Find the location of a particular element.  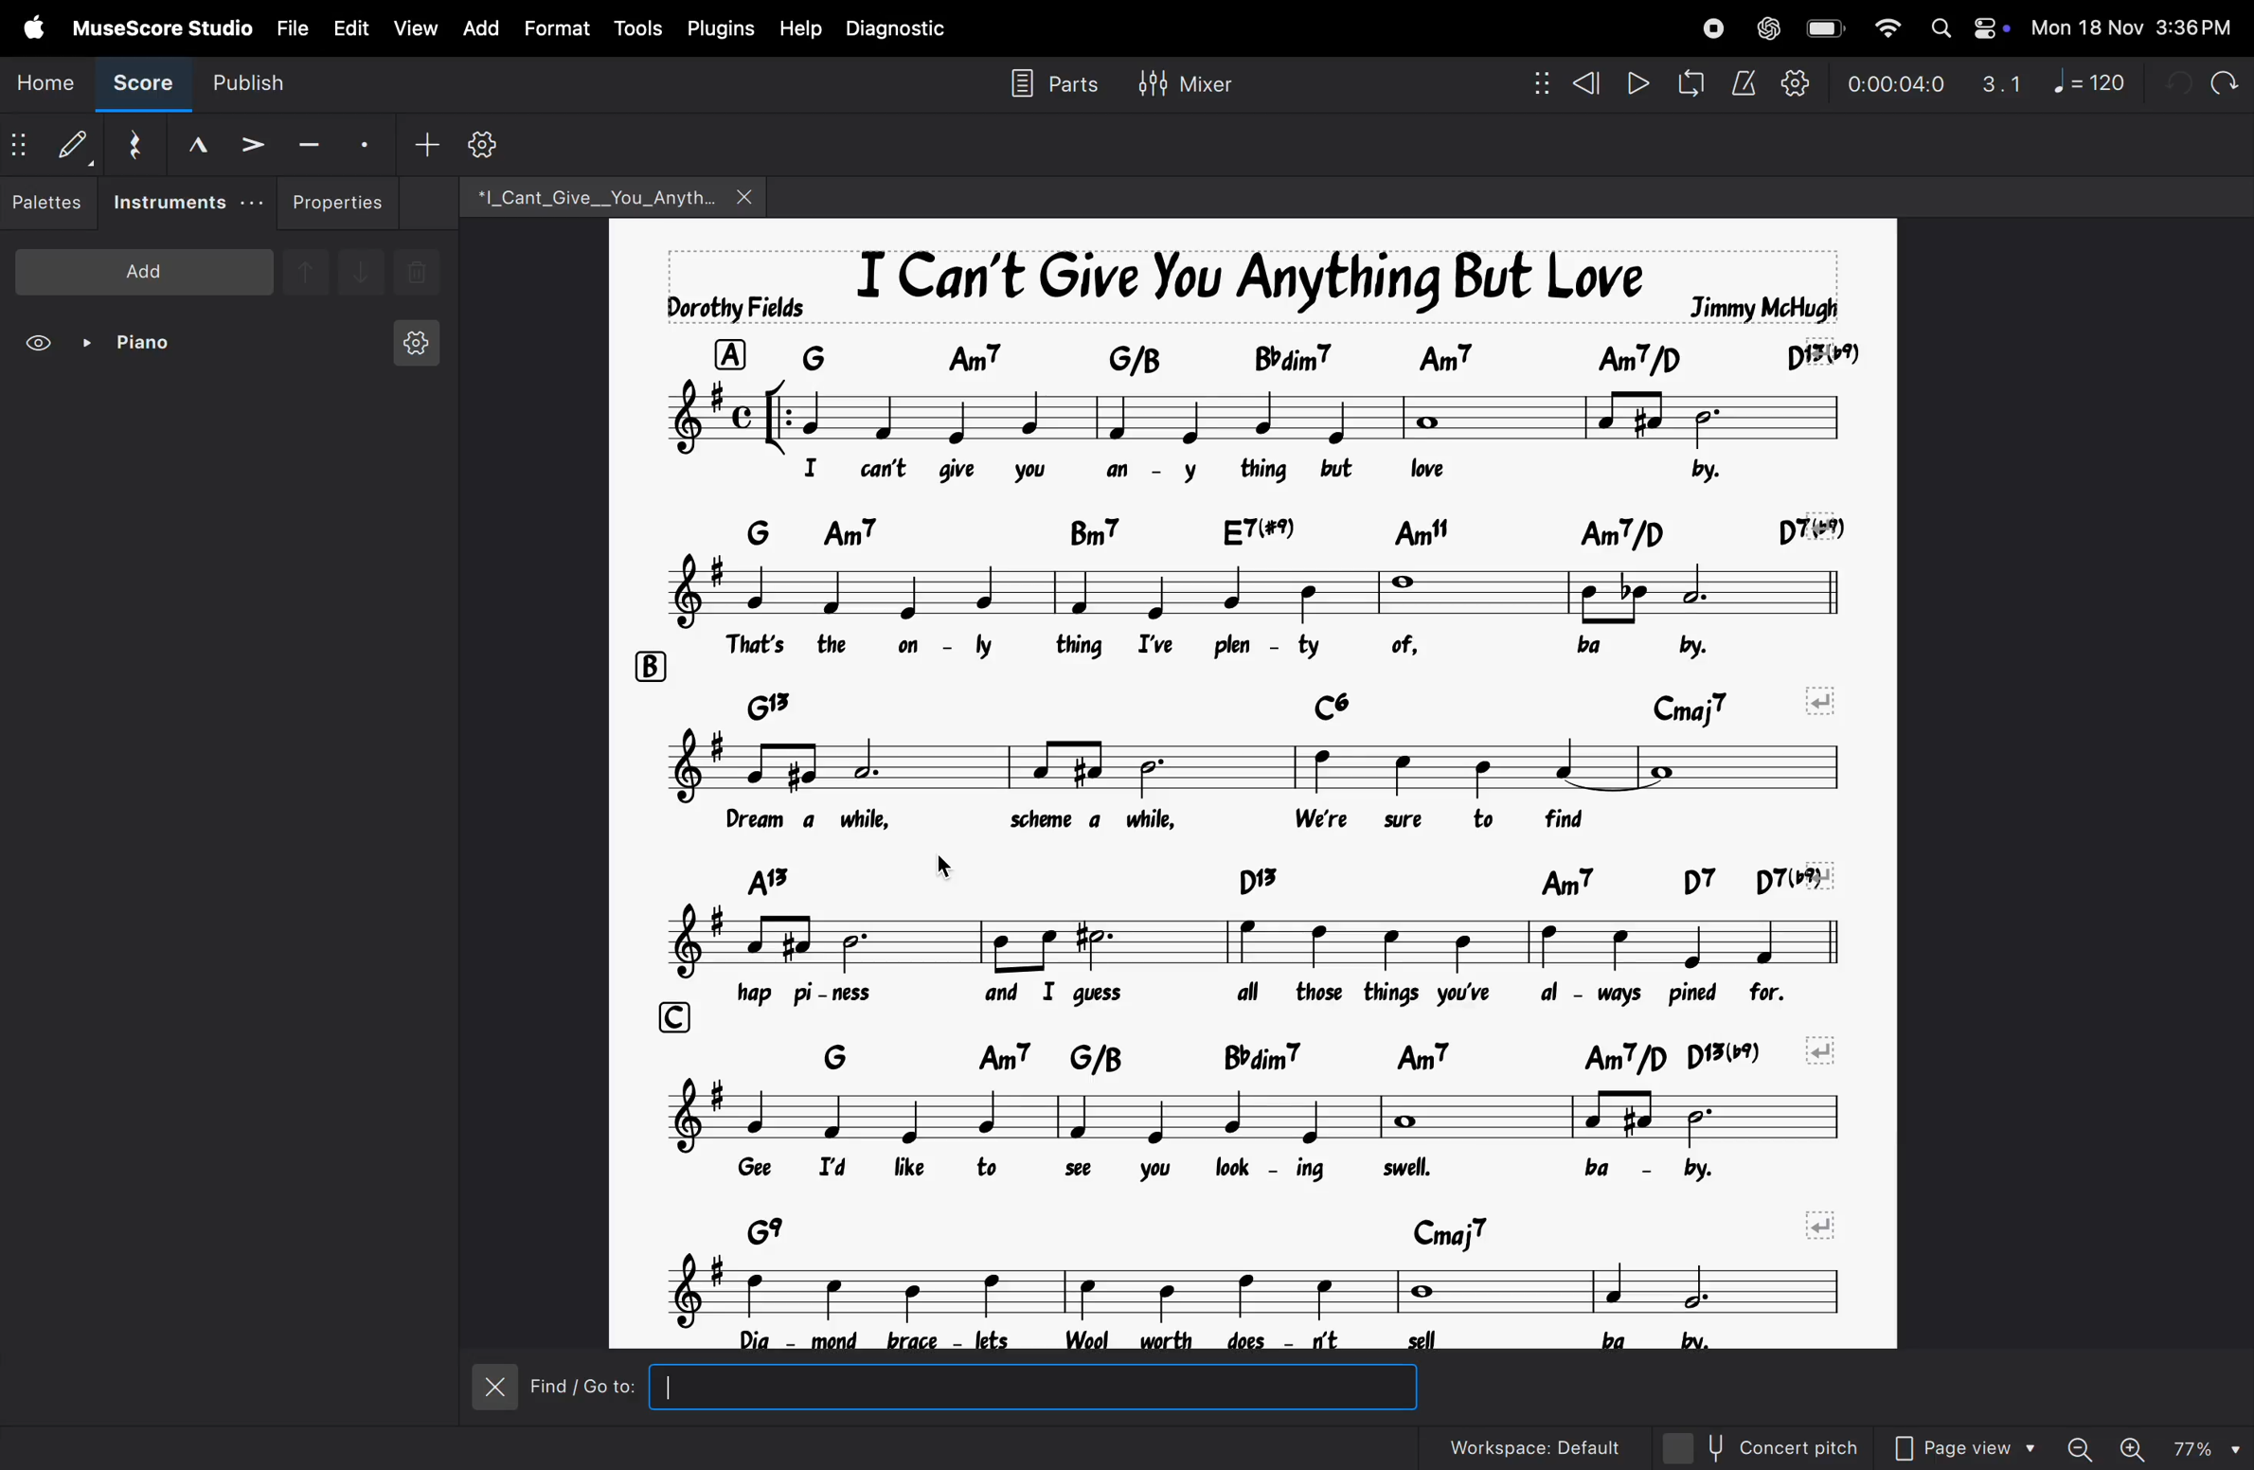

song title is located at coordinates (1238, 286).